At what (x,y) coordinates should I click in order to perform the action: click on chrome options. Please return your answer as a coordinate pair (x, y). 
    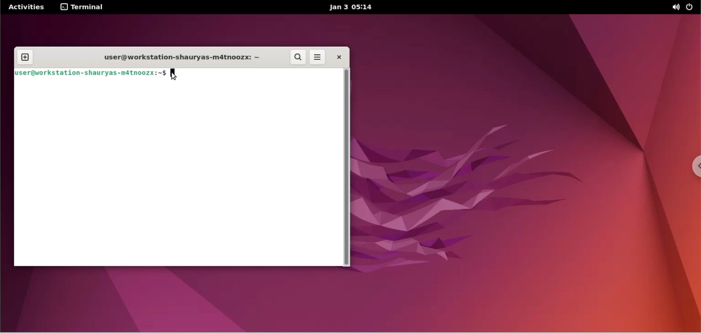
    Looking at the image, I should click on (690, 166).